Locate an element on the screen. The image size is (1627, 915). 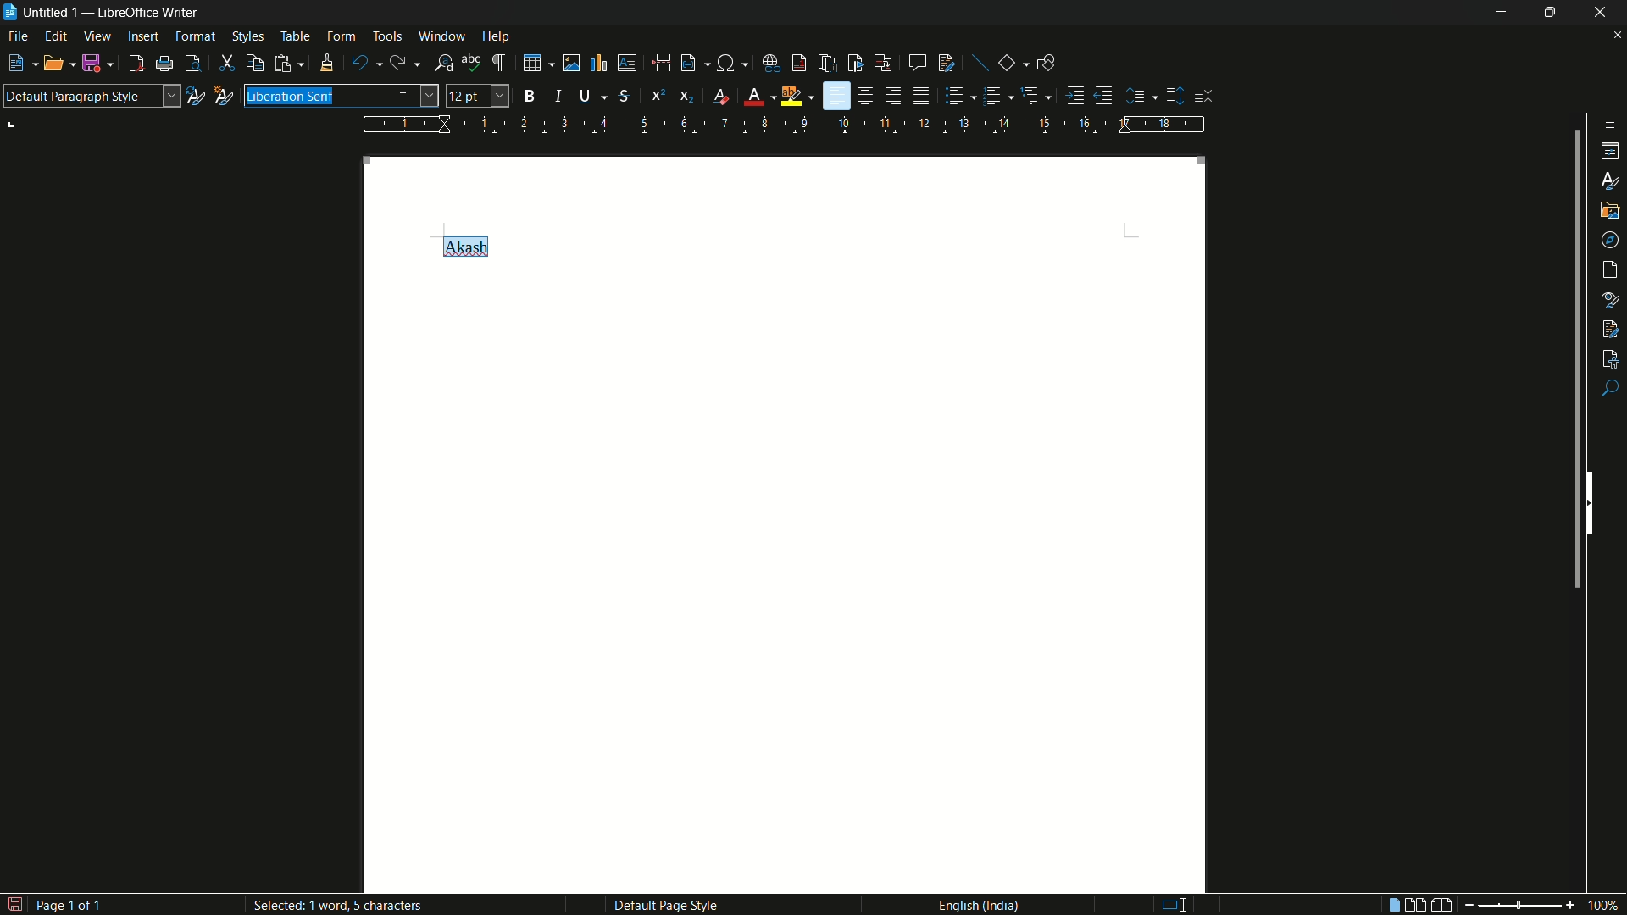
insert field is located at coordinates (687, 64).